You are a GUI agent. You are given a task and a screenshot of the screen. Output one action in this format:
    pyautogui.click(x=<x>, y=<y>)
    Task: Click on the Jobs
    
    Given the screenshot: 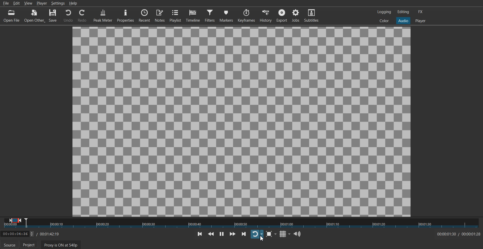 What is the action you would take?
    pyautogui.click(x=296, y=16)
    